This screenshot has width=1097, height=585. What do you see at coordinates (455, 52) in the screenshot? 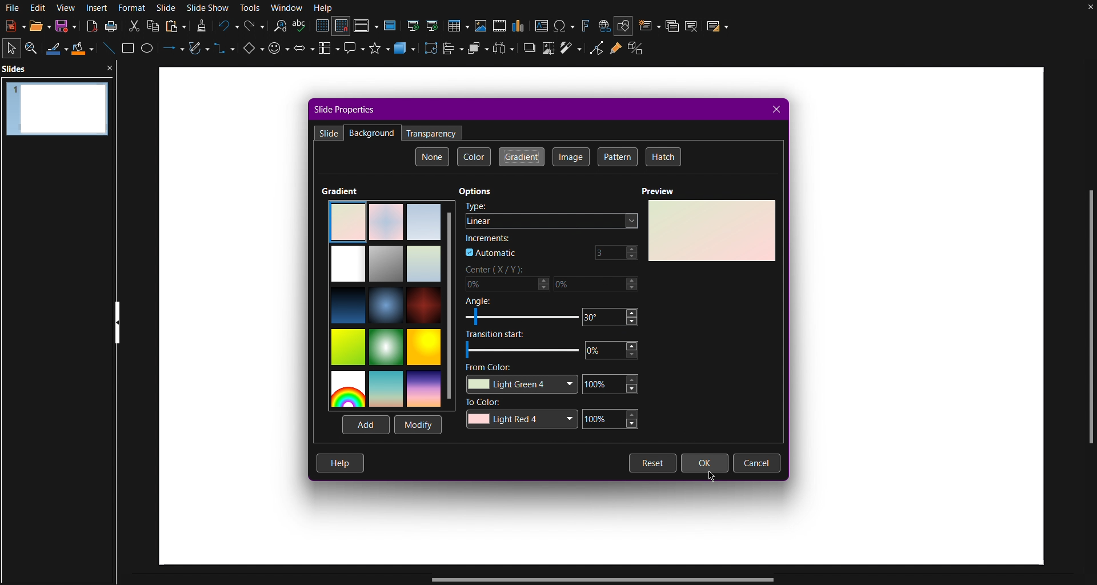
I see `Align Objects` at bounding box center [455, 52].